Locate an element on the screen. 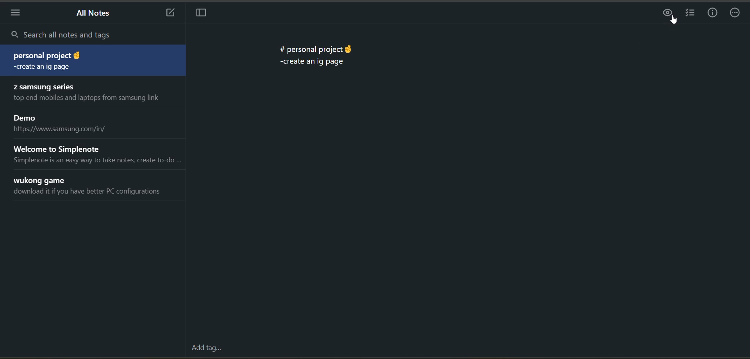 Image resolution: width=750 pixels, height=359 pixels. all notes is located at coordinates (93, 14).